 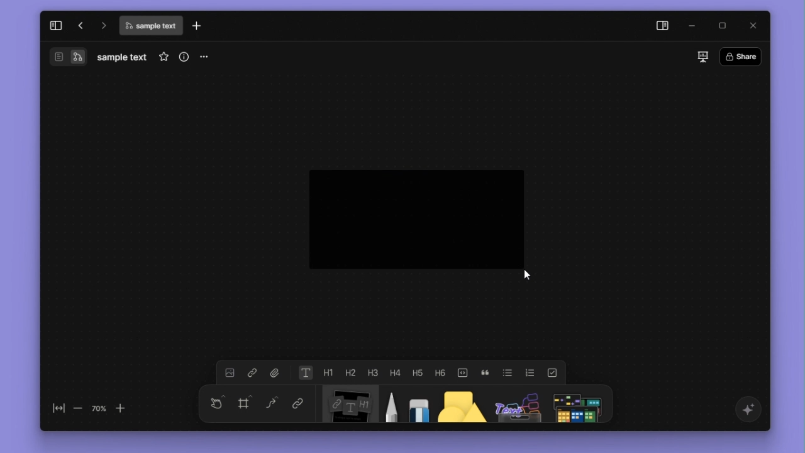 What do you see at coordinates (245, 403) in the screenshot?
I see `frame f` at bounding box center [245, 403].